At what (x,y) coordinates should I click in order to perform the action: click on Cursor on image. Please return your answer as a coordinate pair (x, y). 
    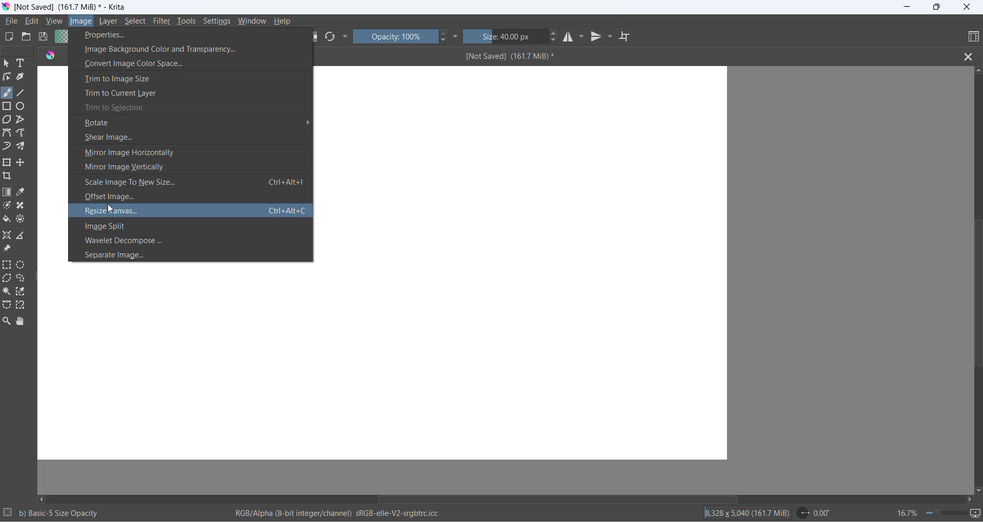
    Looking at the image, I should click on (84, 21).